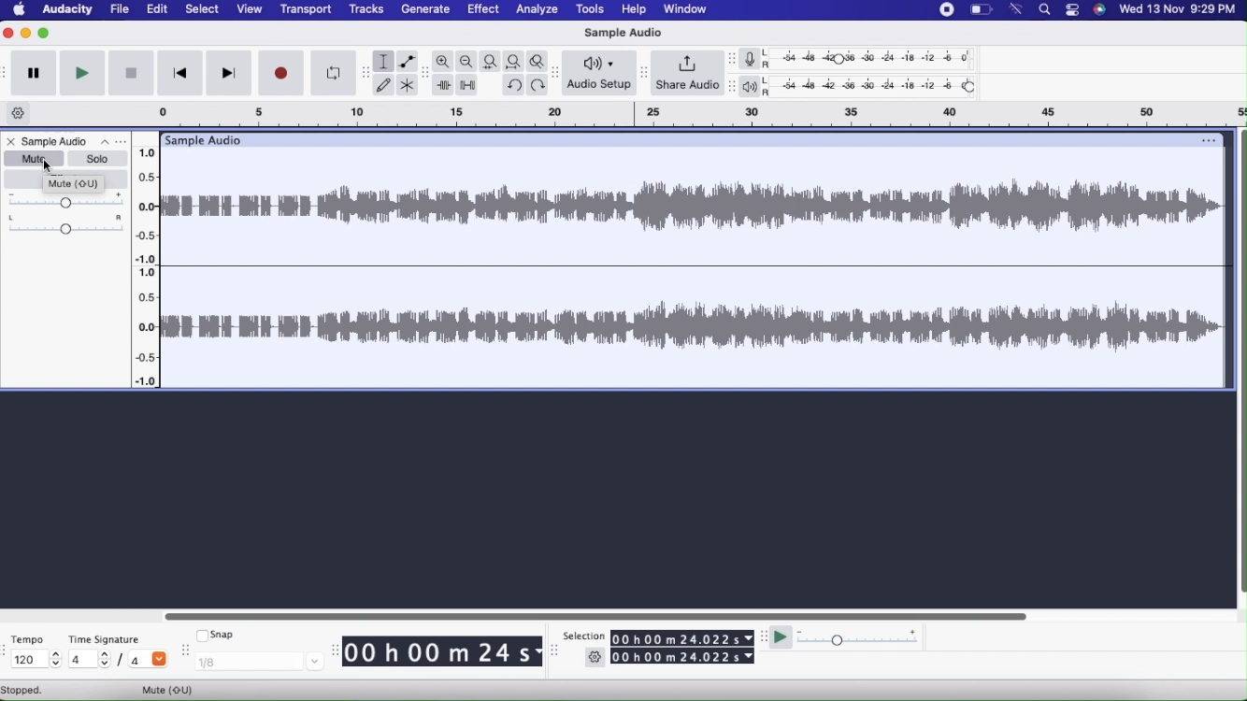  Describe the element at coordinates (443, 652) in the screenshot. I see `00 h 00 m 24 s` at that location.